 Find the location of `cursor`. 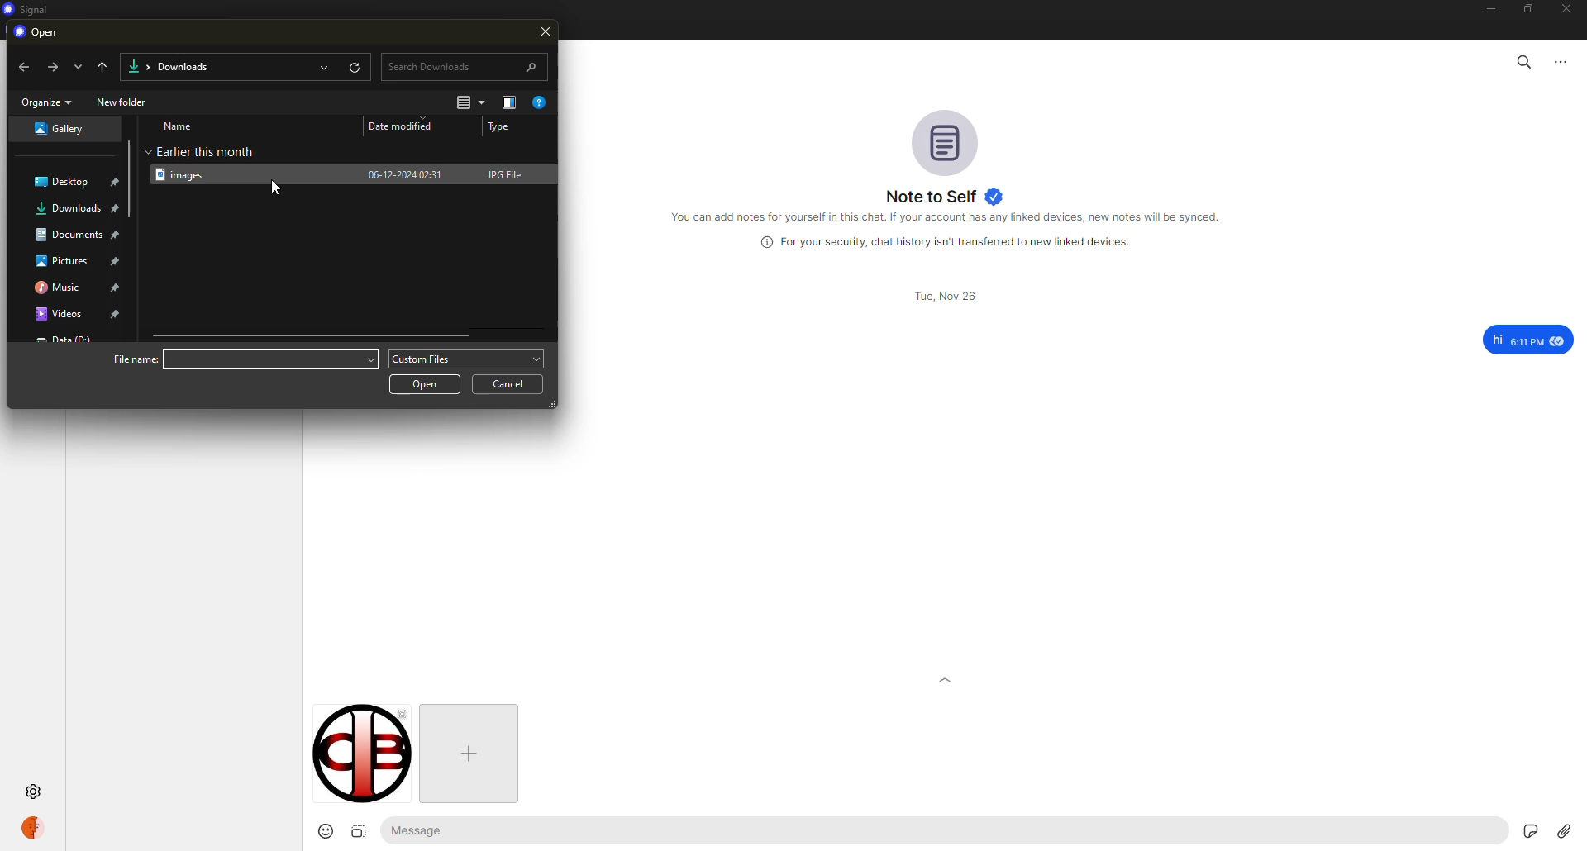

cursor is located at coordinates (274, 185).